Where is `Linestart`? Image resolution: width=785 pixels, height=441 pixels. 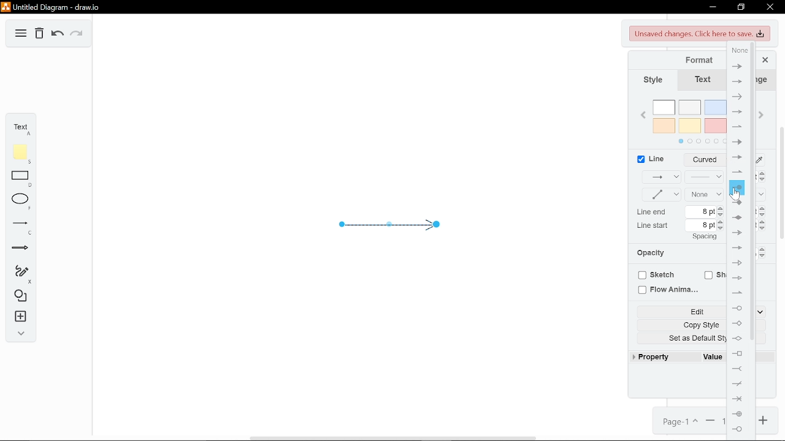 Linestart is located at coordinates (705, 195).